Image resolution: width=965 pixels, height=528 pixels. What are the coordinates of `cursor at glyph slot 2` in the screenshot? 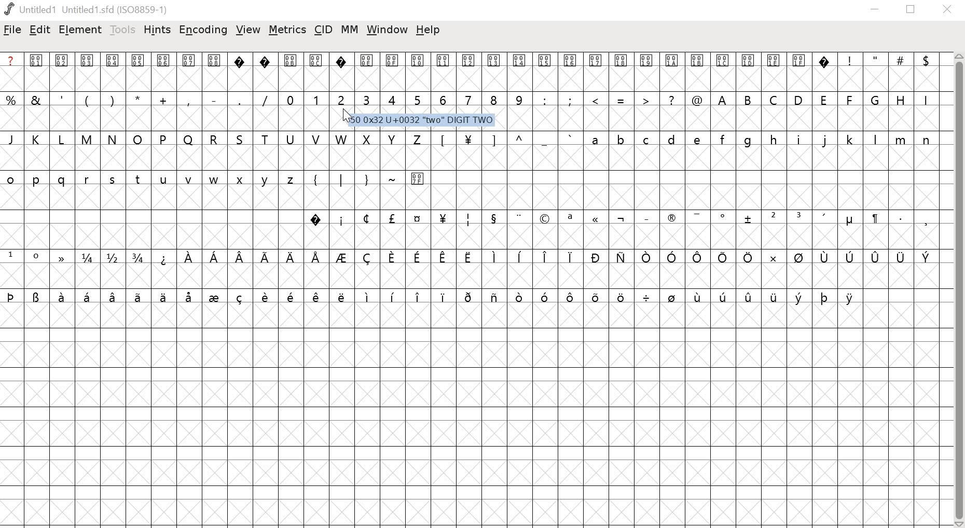 It's located at (344, 115).